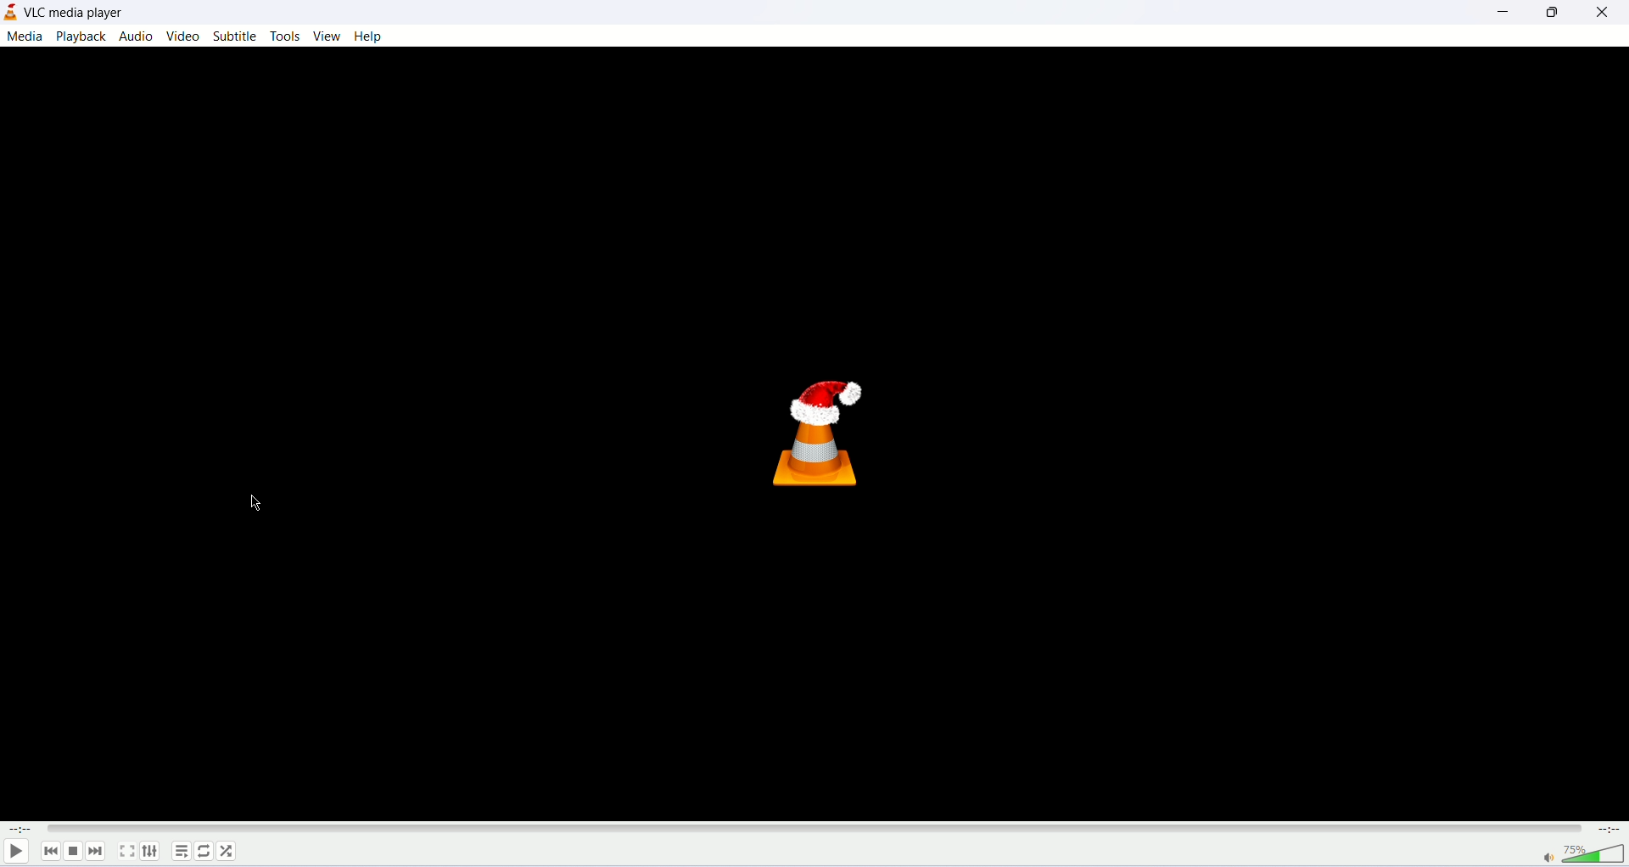 This screenshot has width=1629, height=867. Describe the element at coordinates (817, 831) in the screenshot. I see `progress bar` at that location.